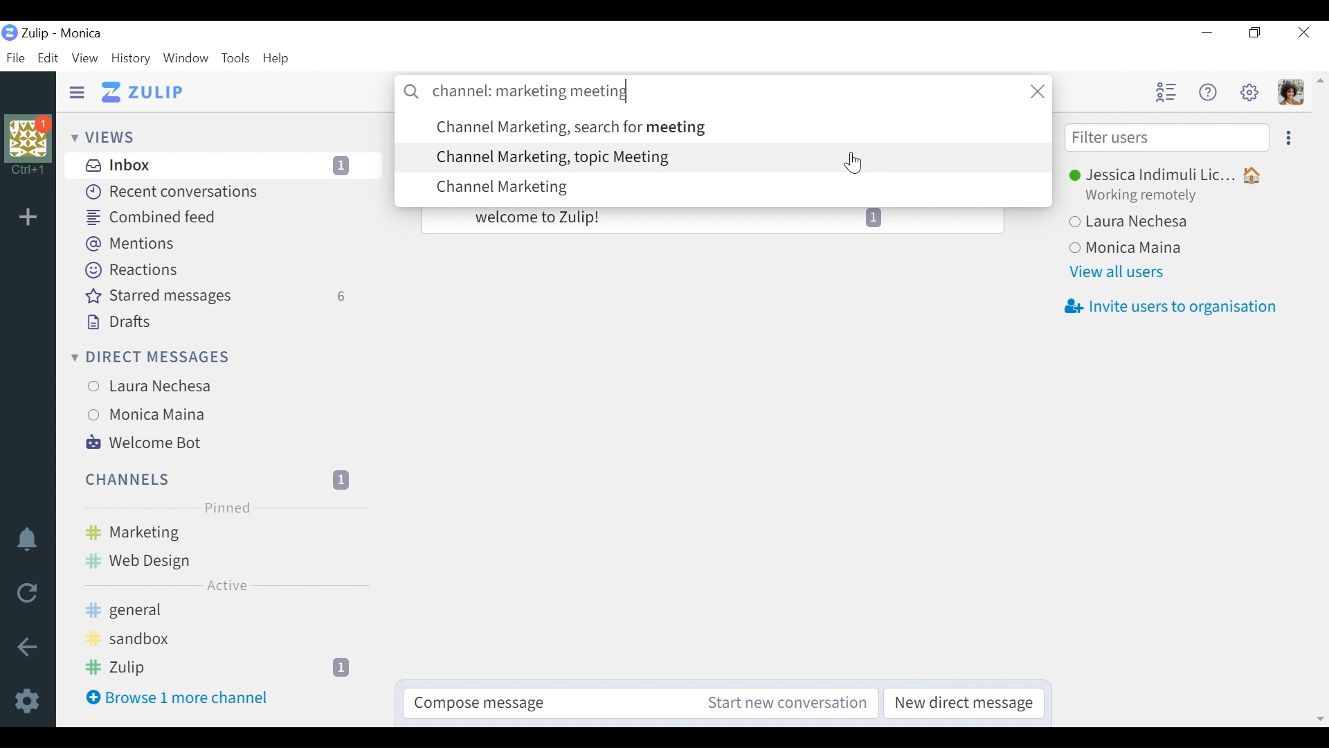 This screenshot has height=748, width=1329. Describe the element at coordinates (1289, 139) in the screenshot. I see `Ellipsis` at that location.